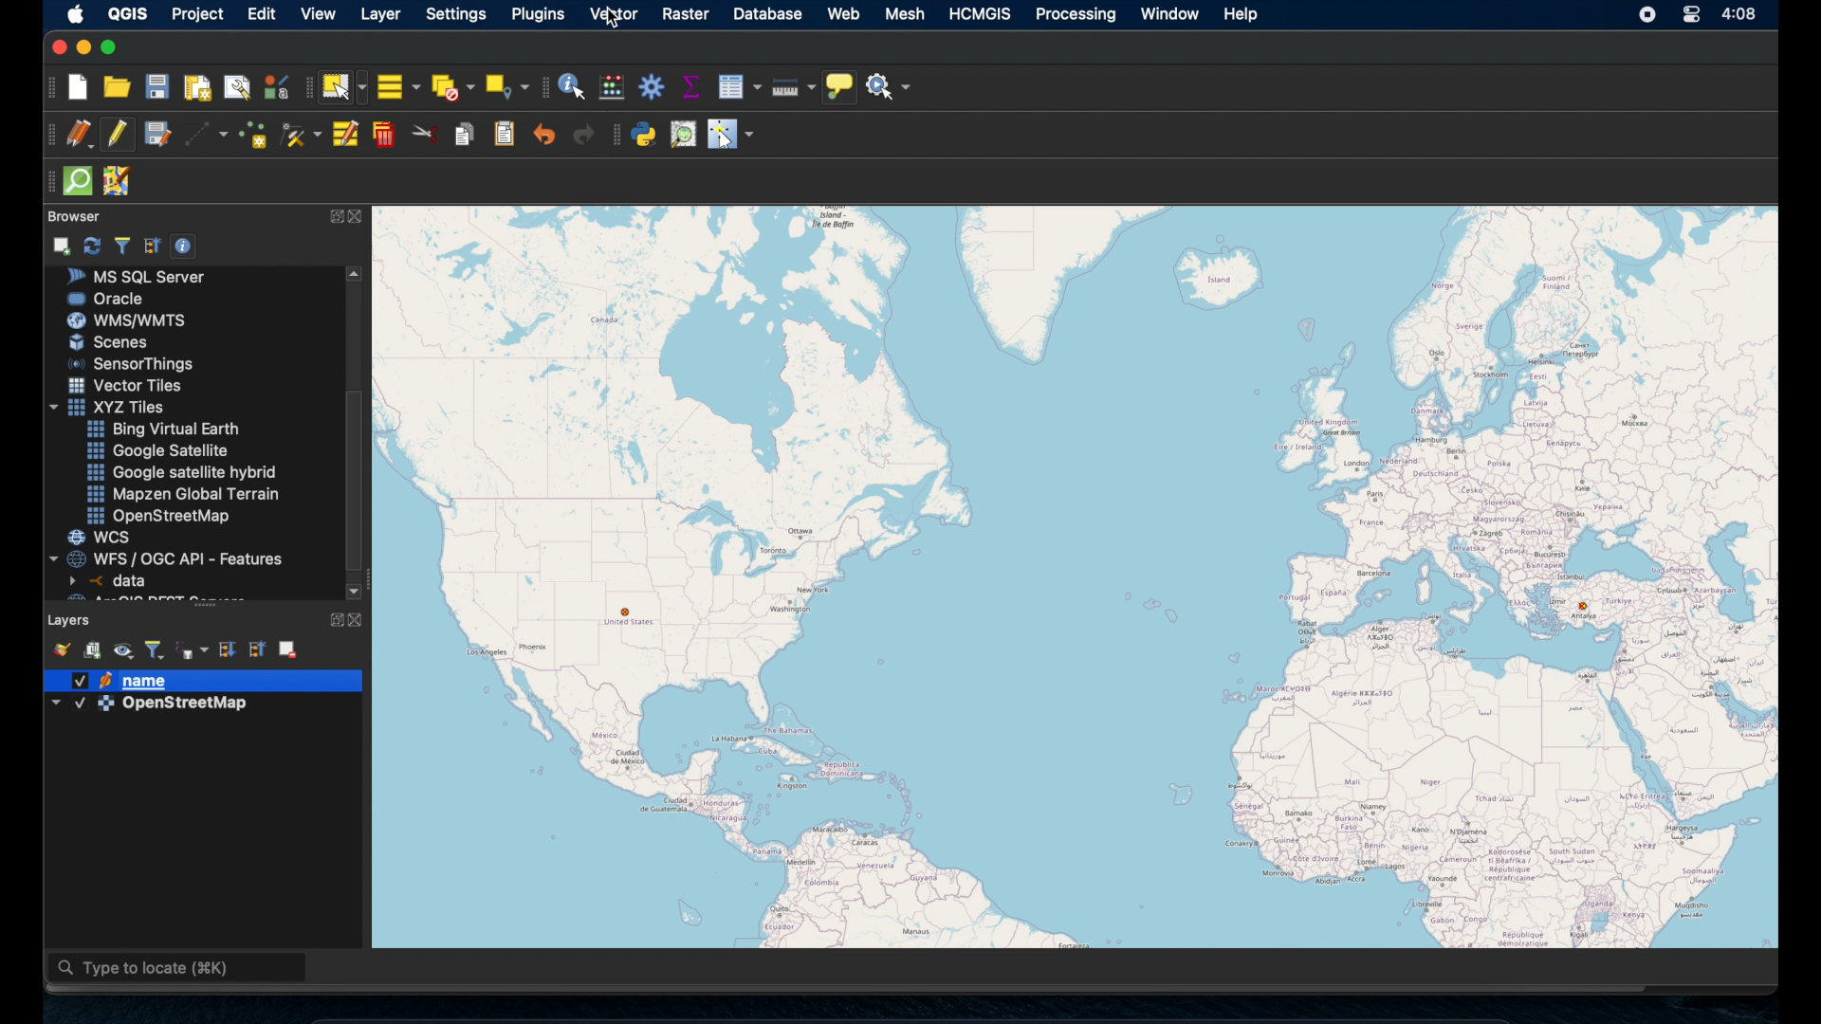 This screenshot has height=1024, width=1821. What do you see at coordinates (240, 88) in the screenshot?
I see `show layout manager` at bounding box center [240, 88].